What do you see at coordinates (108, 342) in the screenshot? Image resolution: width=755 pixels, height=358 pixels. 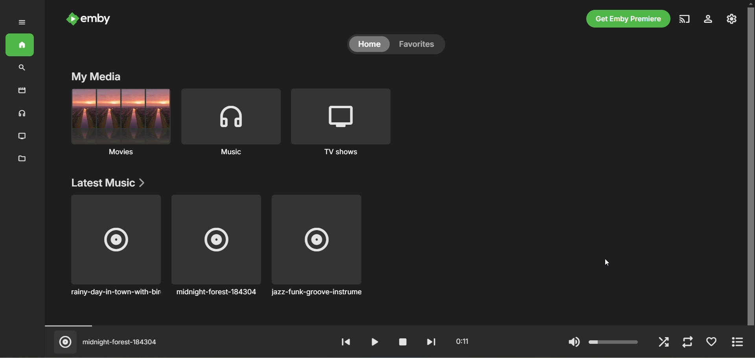 I see `(©  midnight-forest-184304` at bounding box center [108, 342].